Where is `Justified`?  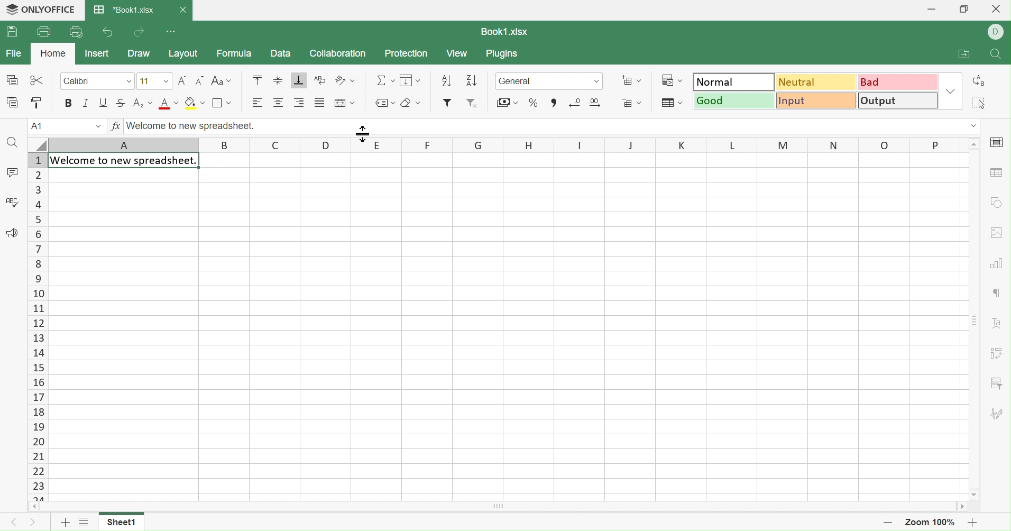
Justified is located at coordinates (319, 104).